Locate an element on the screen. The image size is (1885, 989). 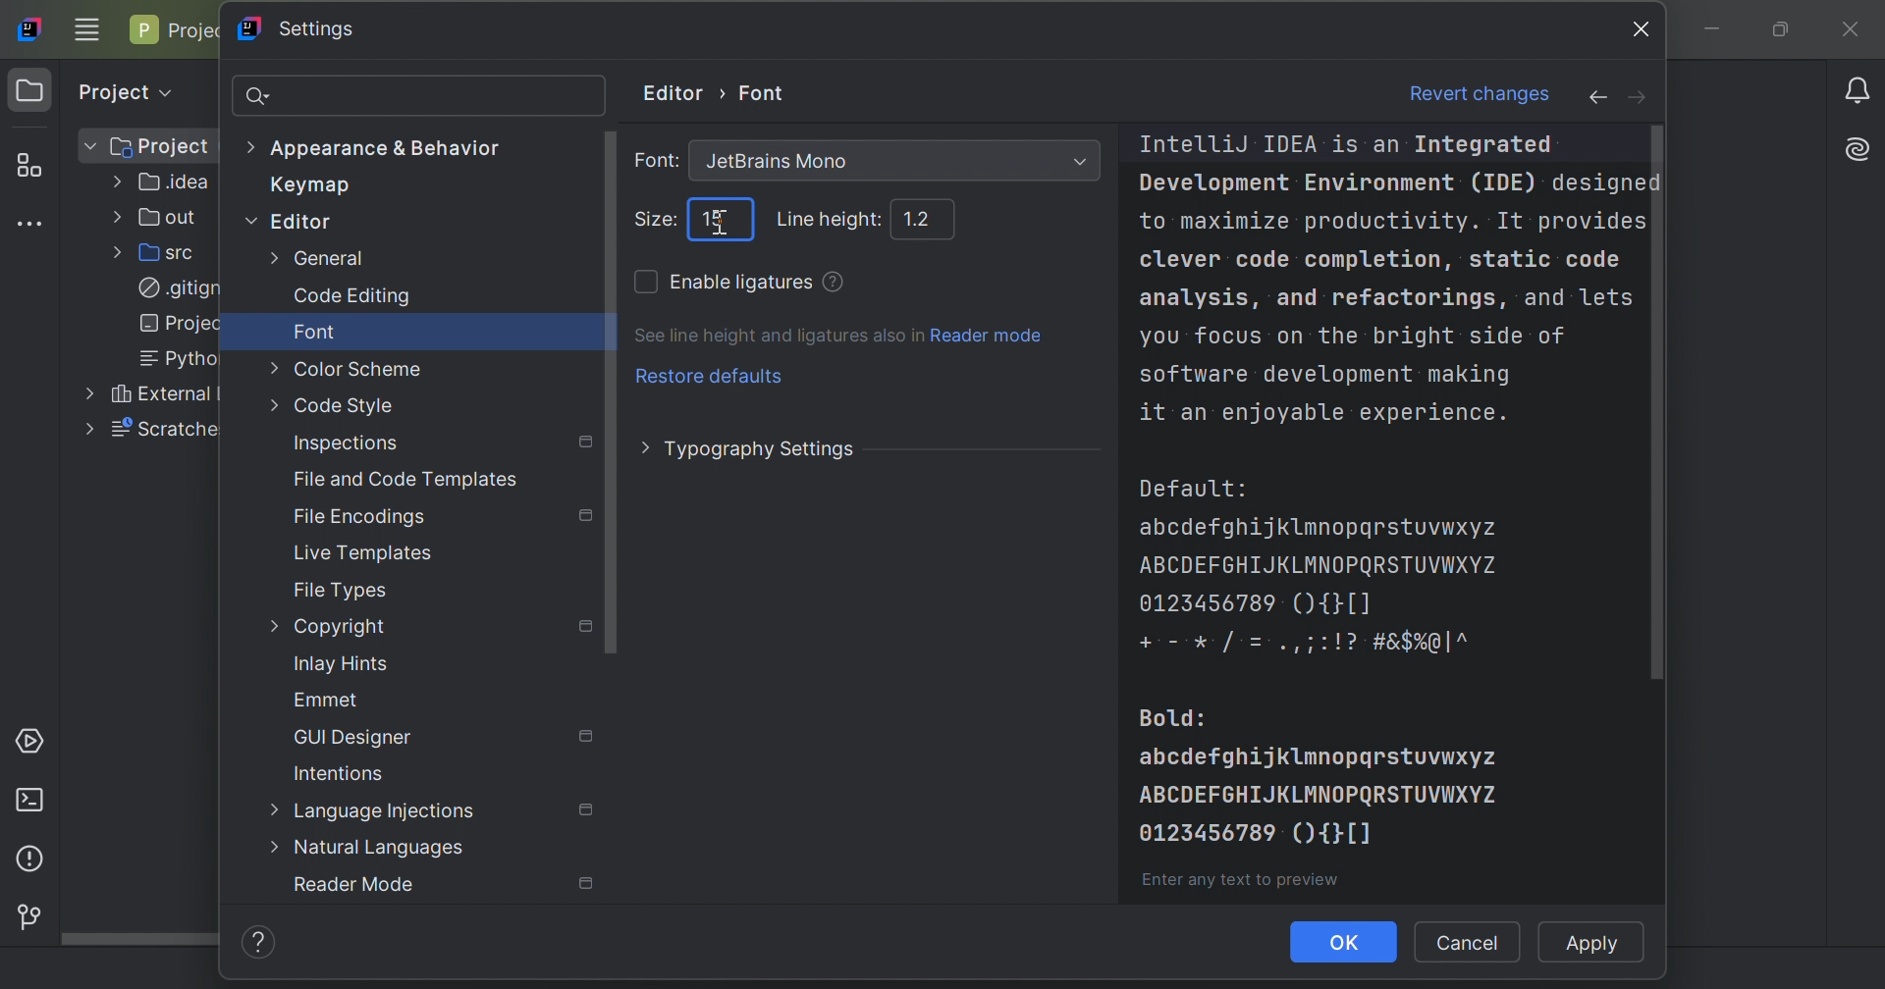
External is located at coordinates (147, 392).